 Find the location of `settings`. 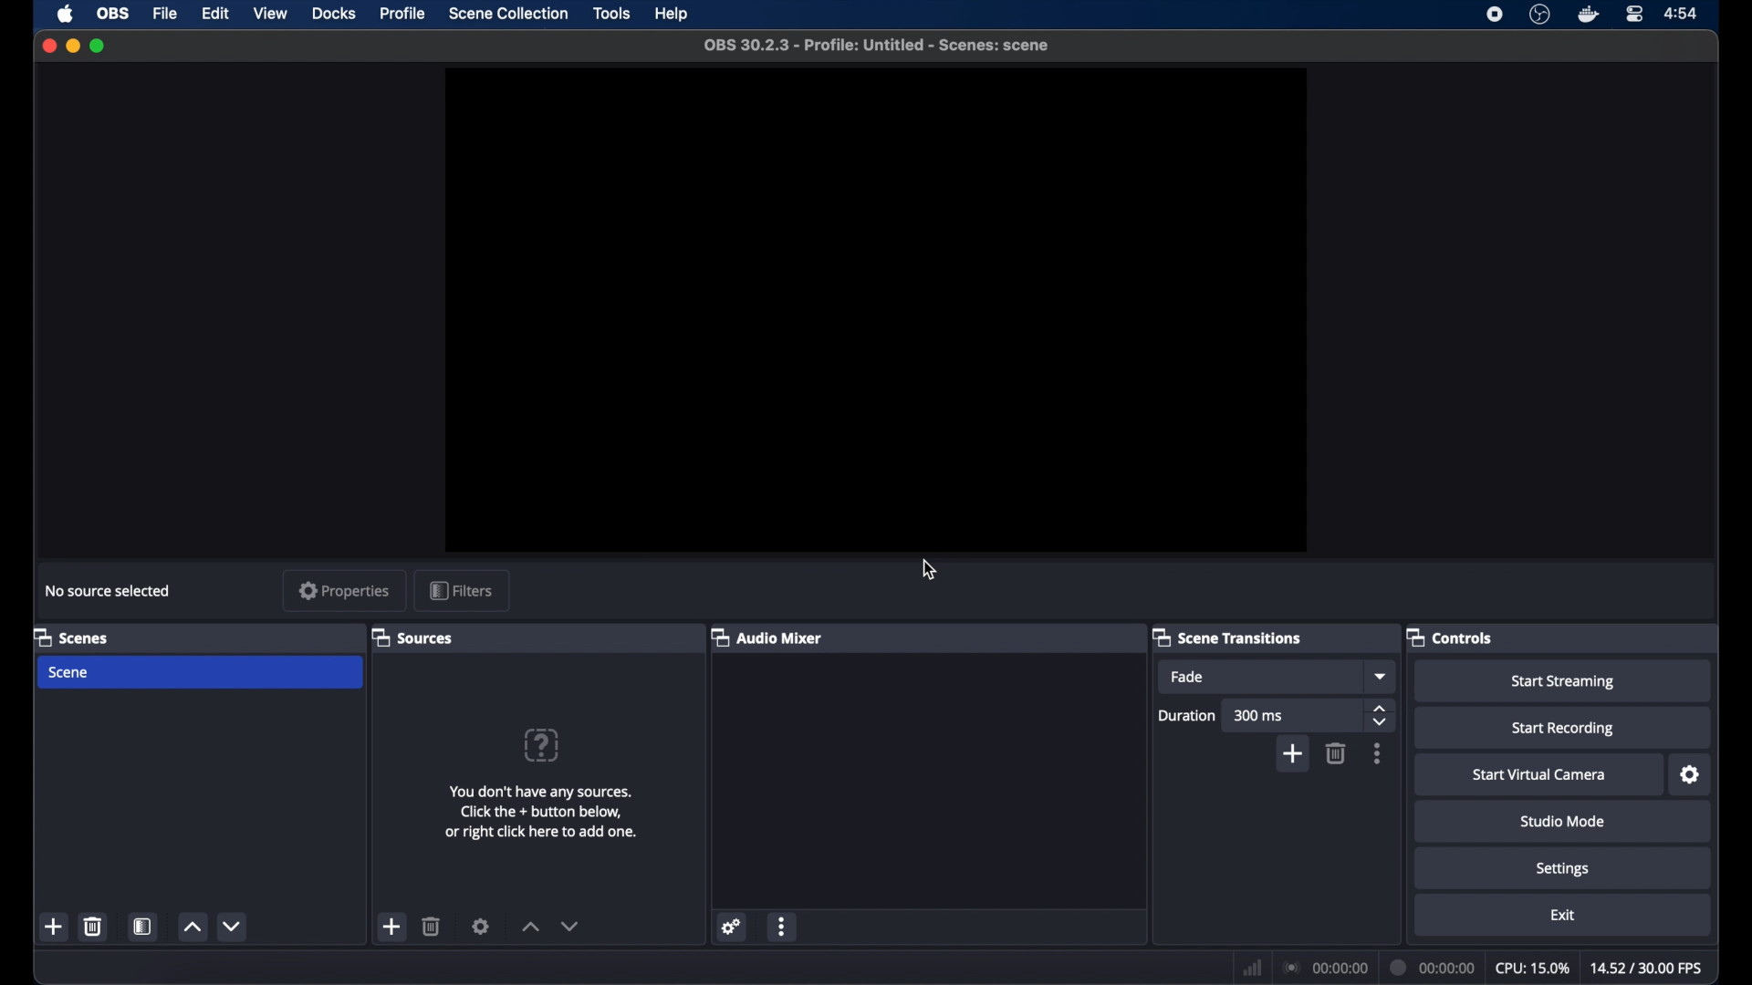

settings is located at coordinates (481, 926).